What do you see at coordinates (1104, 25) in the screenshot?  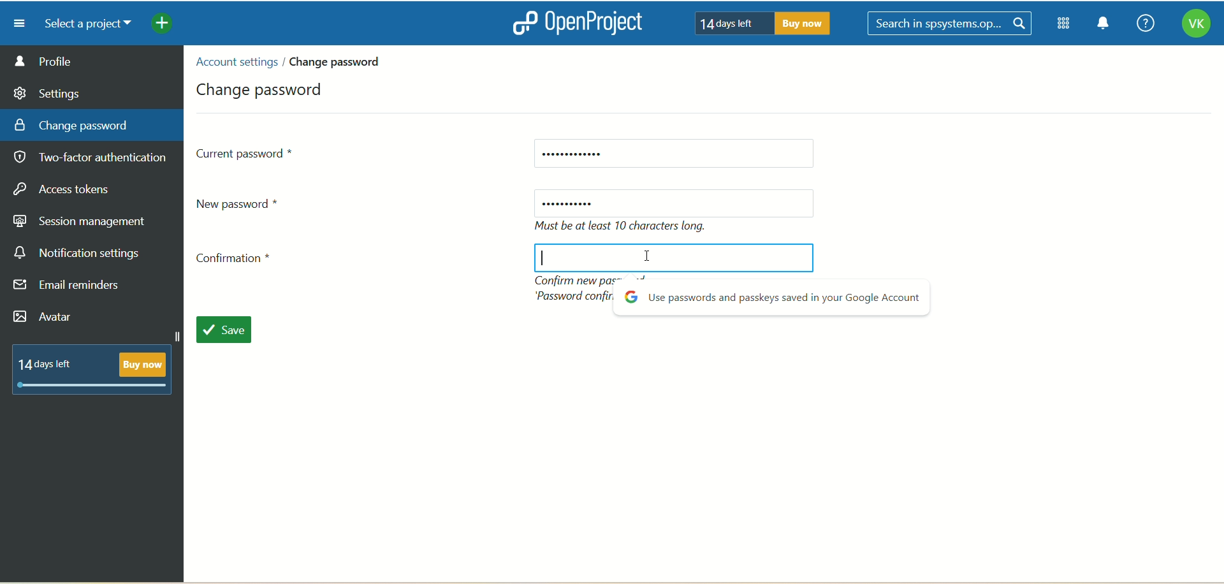 I see `notification` at bounding box center [1104, 25].